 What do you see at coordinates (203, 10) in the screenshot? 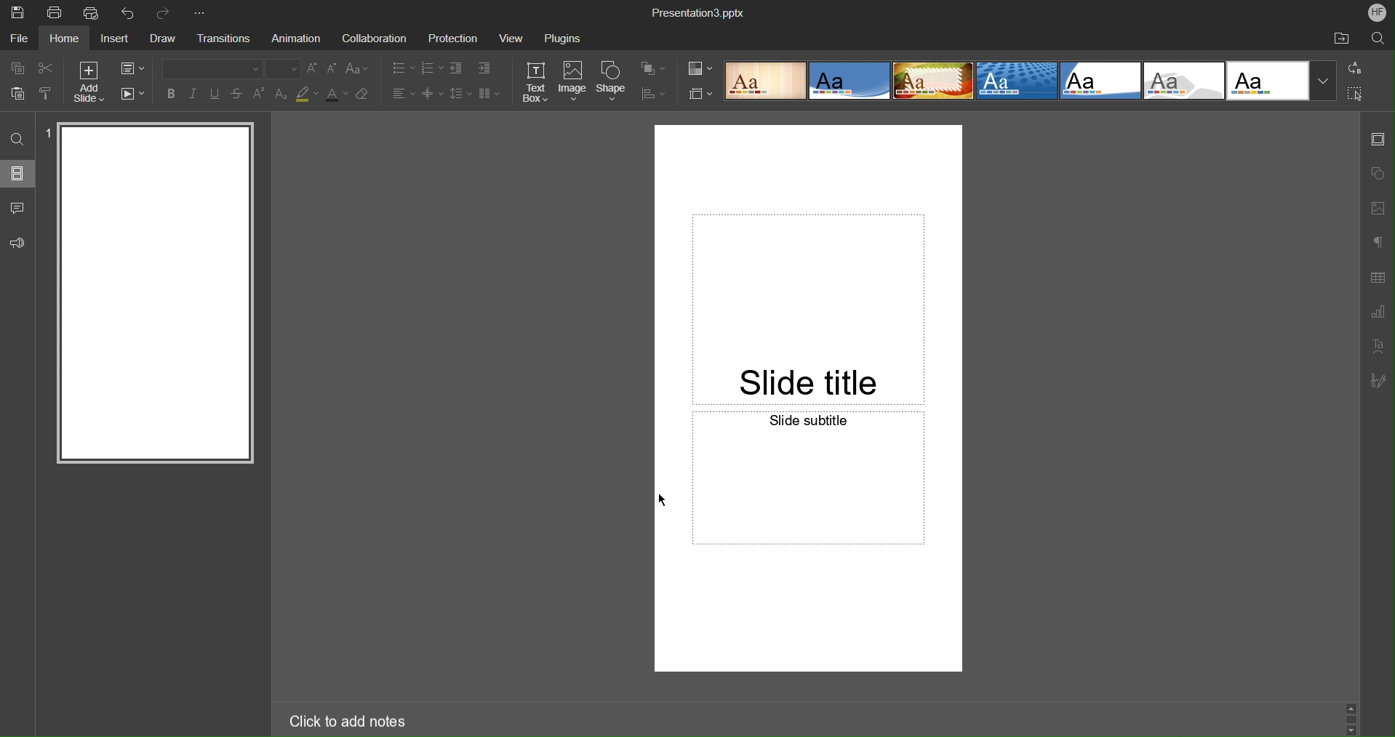
I see `More` at bounding box center [203, 10].